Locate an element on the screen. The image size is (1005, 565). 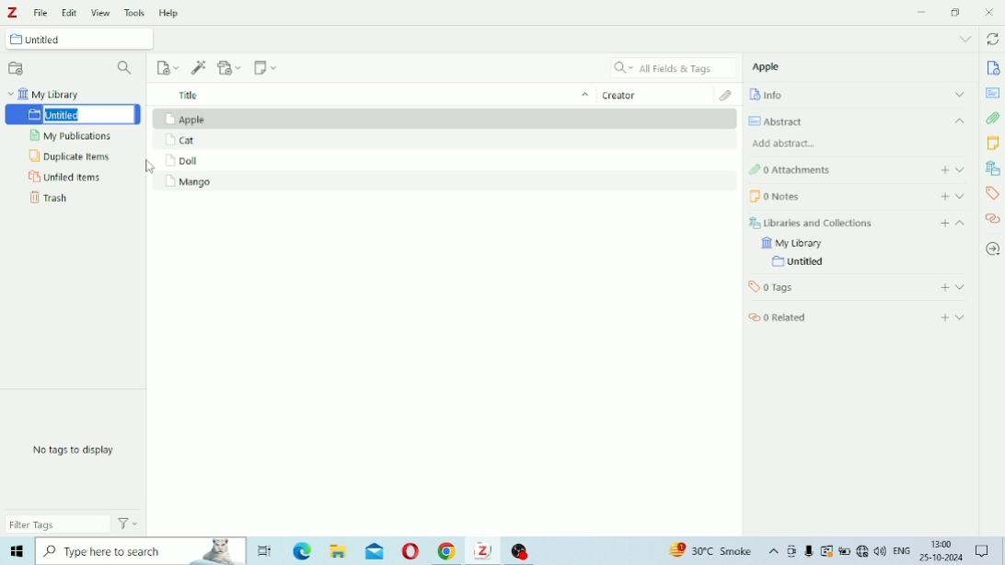
Collapse section is located at coordinates (961, 224).